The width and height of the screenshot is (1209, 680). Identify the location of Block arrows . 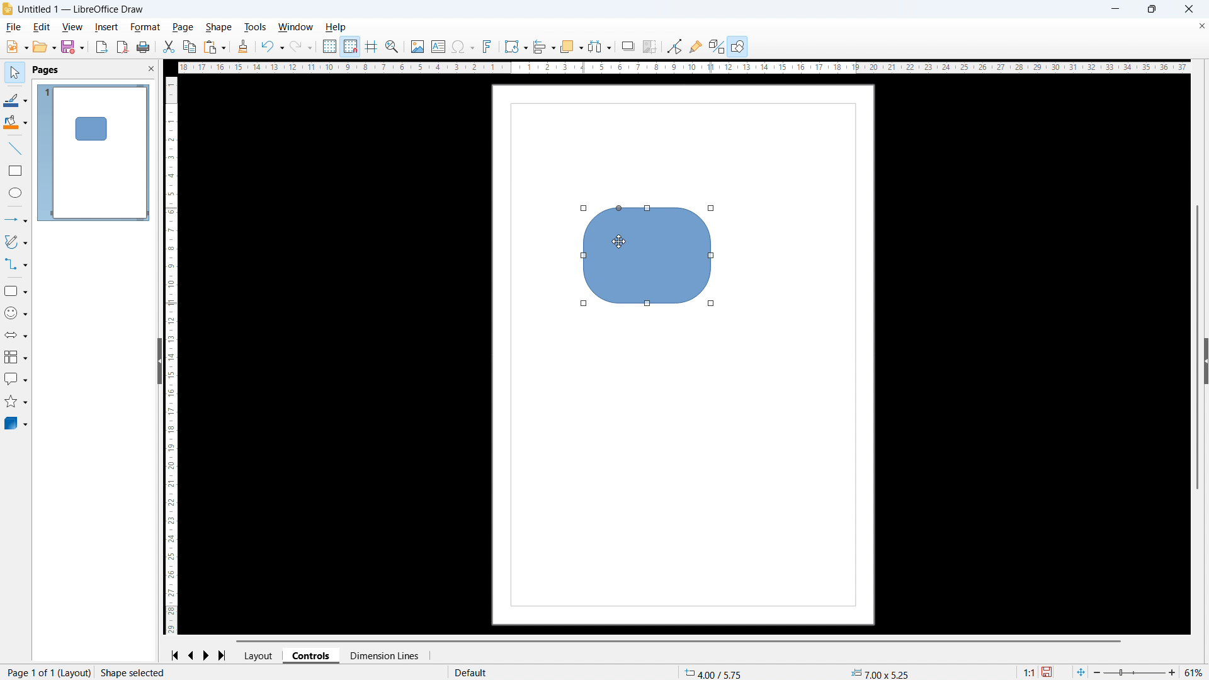
(16, 336).